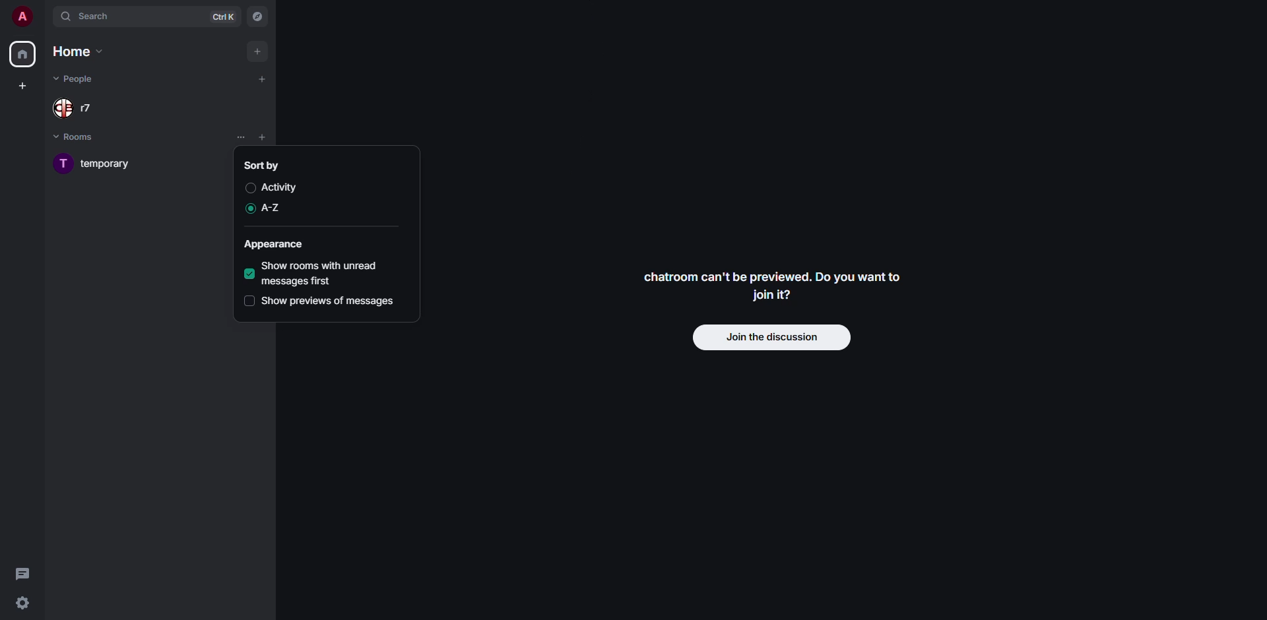 The image size is (1267, 620). What do you see at coordinates (772, 336) in the screenshot?
I see `join discussion` at bounding box center [772, 336].